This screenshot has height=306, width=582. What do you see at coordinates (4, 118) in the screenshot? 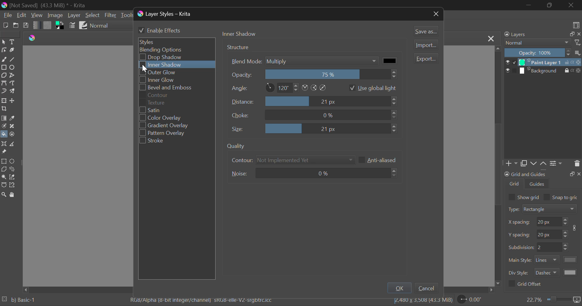
I see `Gradient Fill` at bounding box center [4, 118].